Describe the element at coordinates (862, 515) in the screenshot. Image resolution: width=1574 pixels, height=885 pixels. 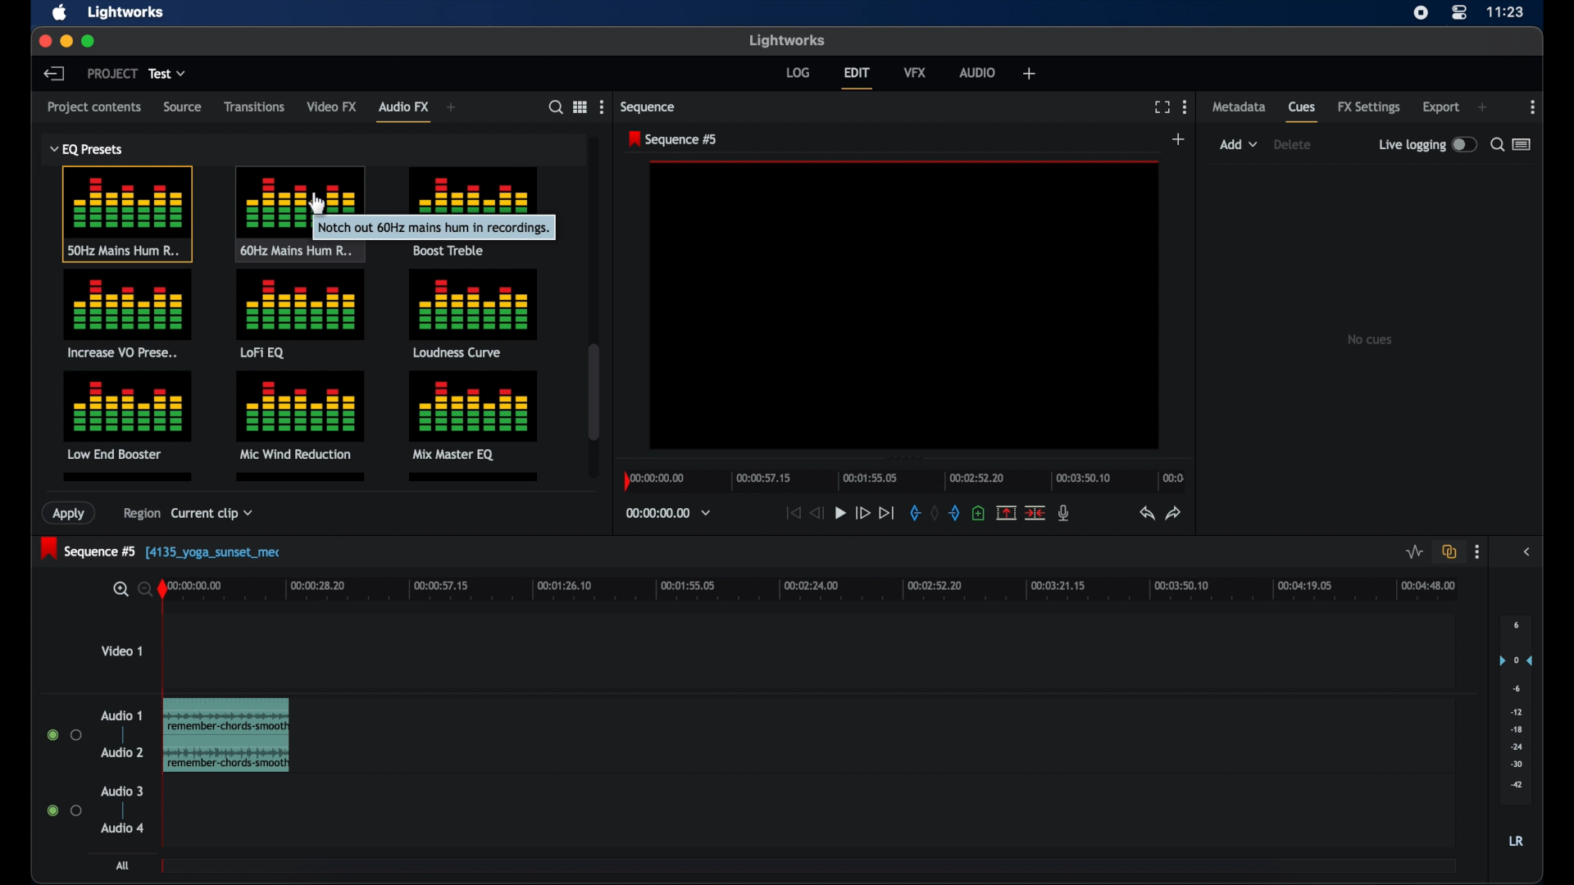
I see `fast forward` at that location.